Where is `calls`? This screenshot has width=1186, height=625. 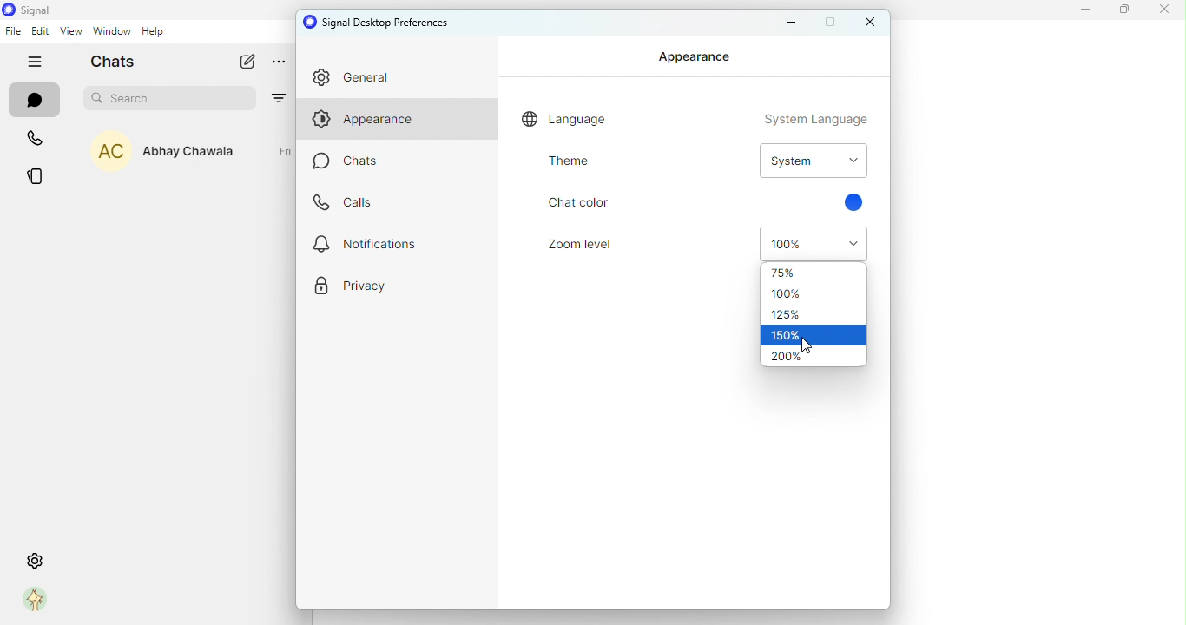
calls is located at coordinates (353, 206).